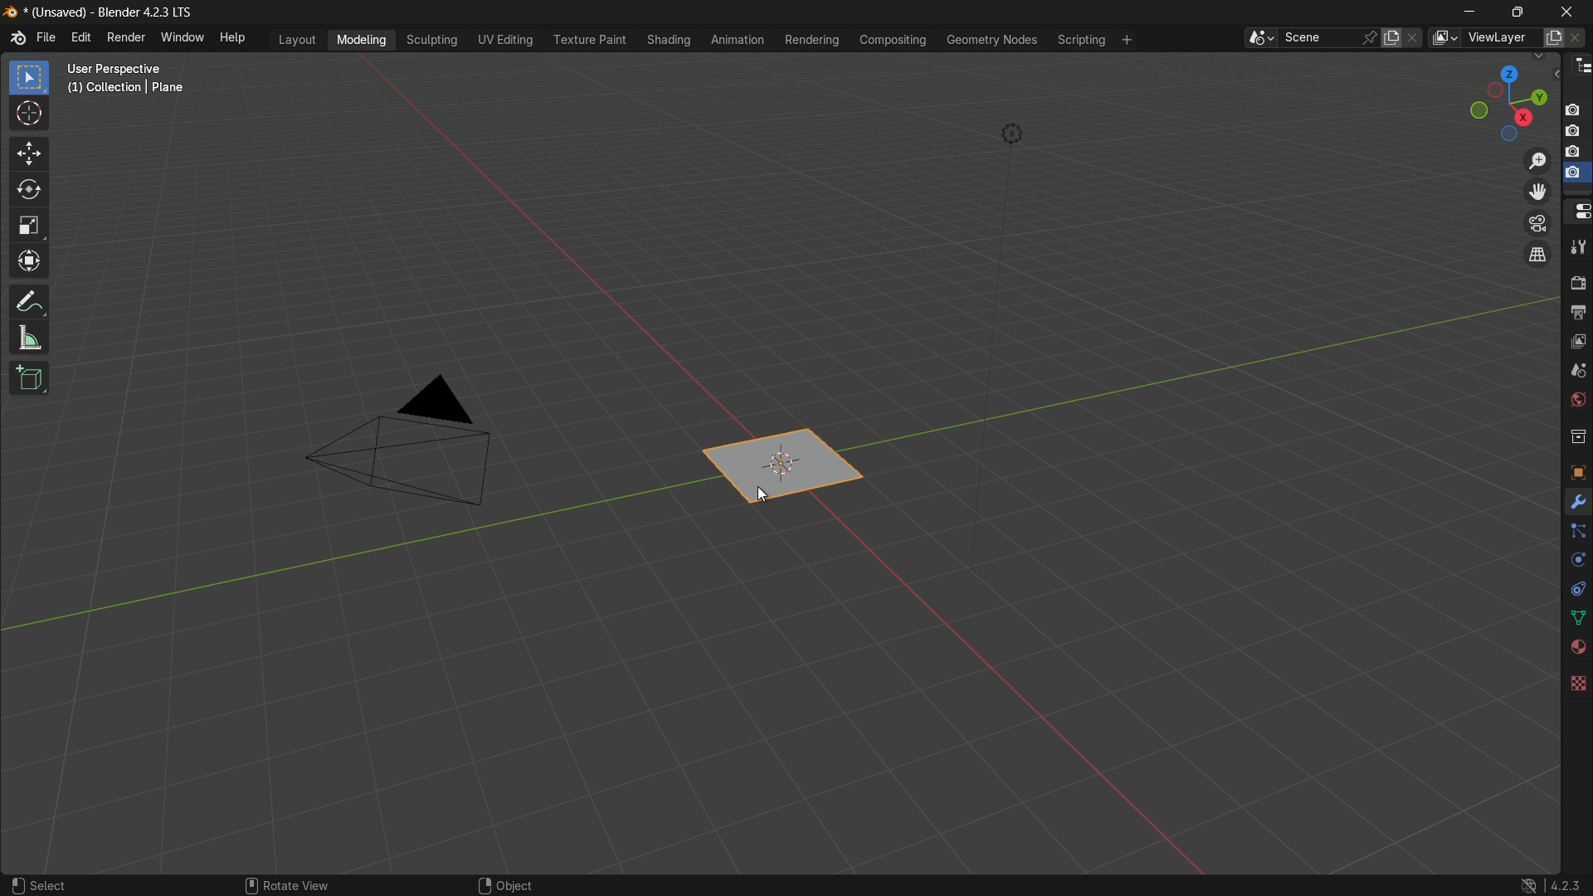 The height and width of the screenshot is (896, 1593). What do you see at coordinates (1576, 618) in the screenshot?
I see `data` at bounding box center [1576, 618].